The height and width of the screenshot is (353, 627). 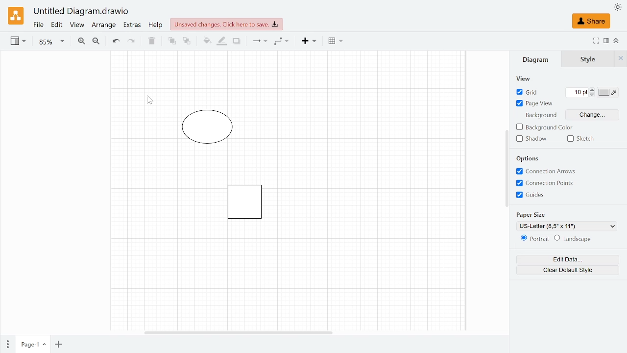 I want to click on Background color, so click(x=544, y=127).